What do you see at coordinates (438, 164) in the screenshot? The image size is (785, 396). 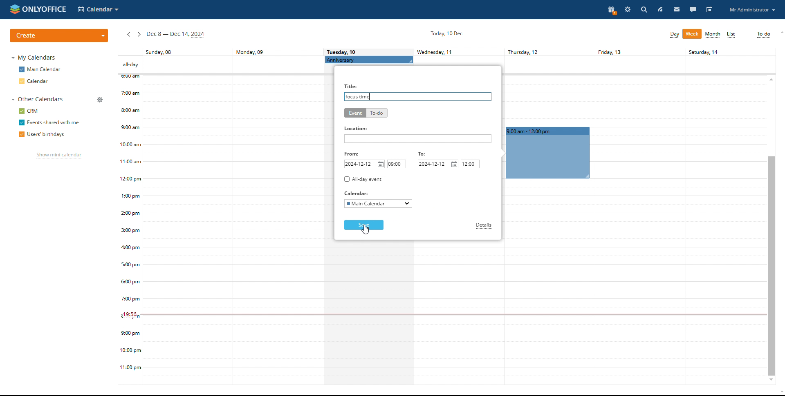 I see `end date` at bounding box center [438, 164].